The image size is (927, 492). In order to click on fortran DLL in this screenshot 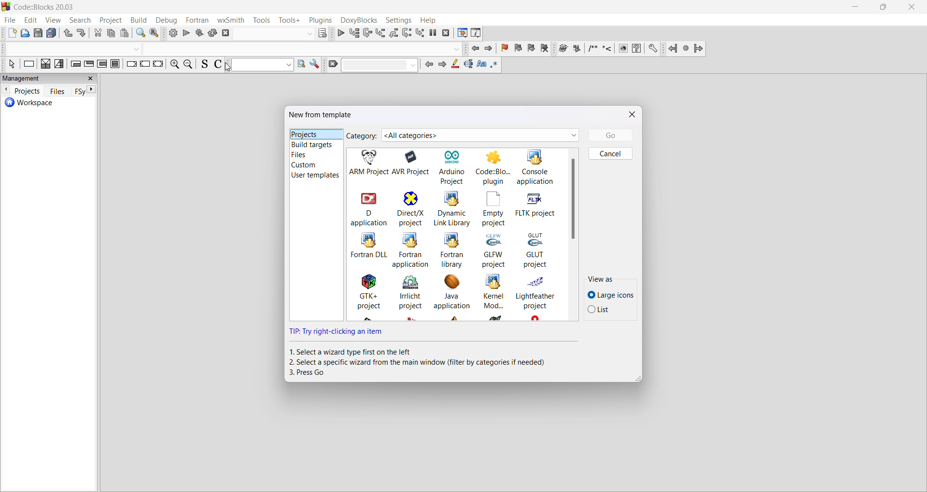, I will do `click(366, 249)`.